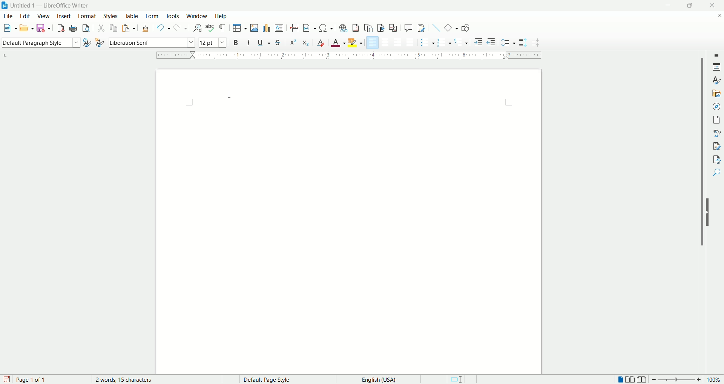  What do you see at coordinates (718, 107) in the screenshot?
I see `navigator` at bounding box center [718, 107].